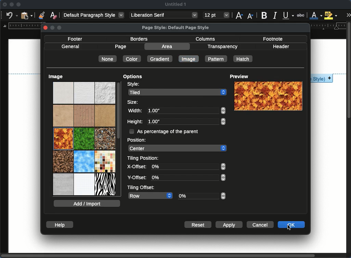 This screenshot has width=351, height=258. I want to click on row, so click(151, 196).